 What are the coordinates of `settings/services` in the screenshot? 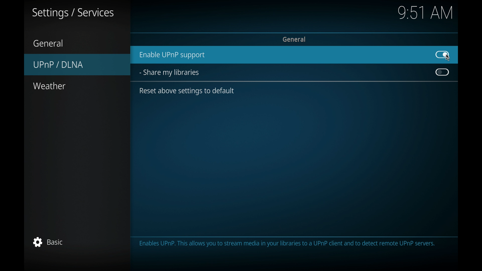 It's located at (74, 13).